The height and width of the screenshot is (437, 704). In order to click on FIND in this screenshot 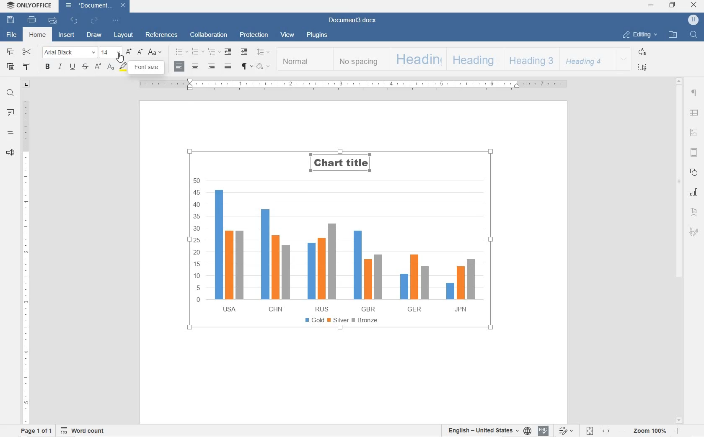, I will do `click(10, 93)`.